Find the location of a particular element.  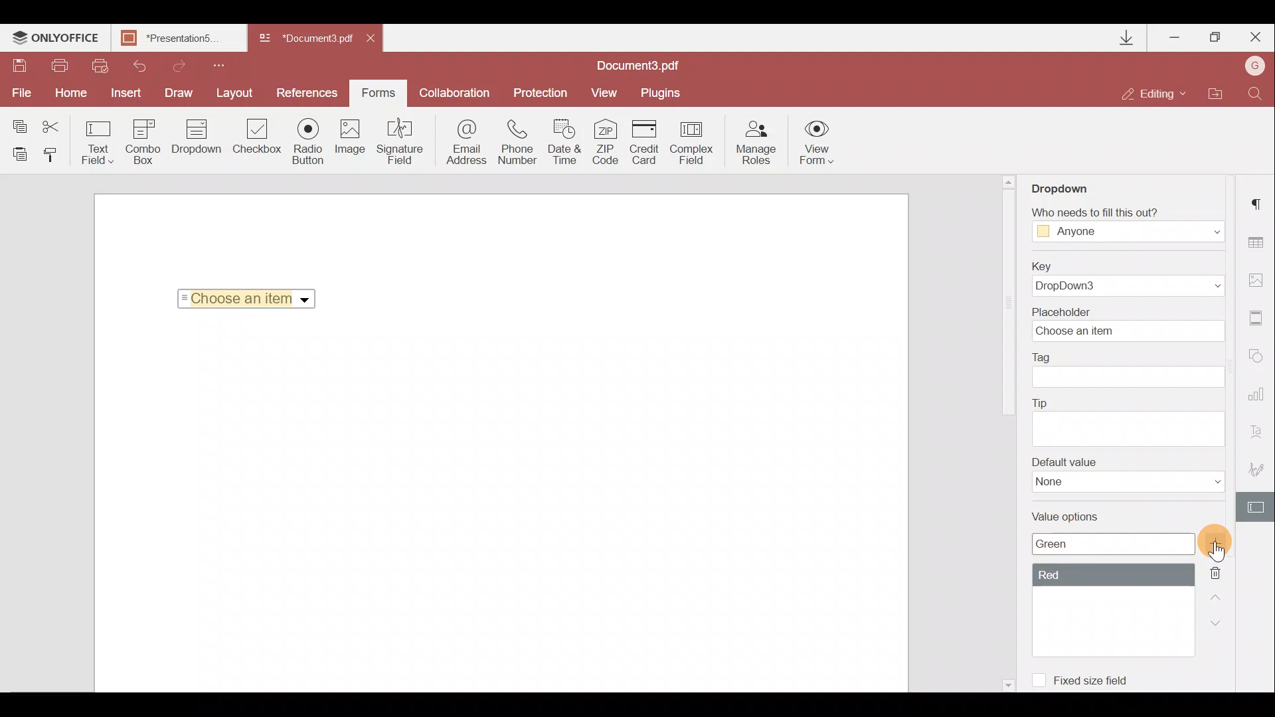

Open file location is located at coordinates (1217, 93).